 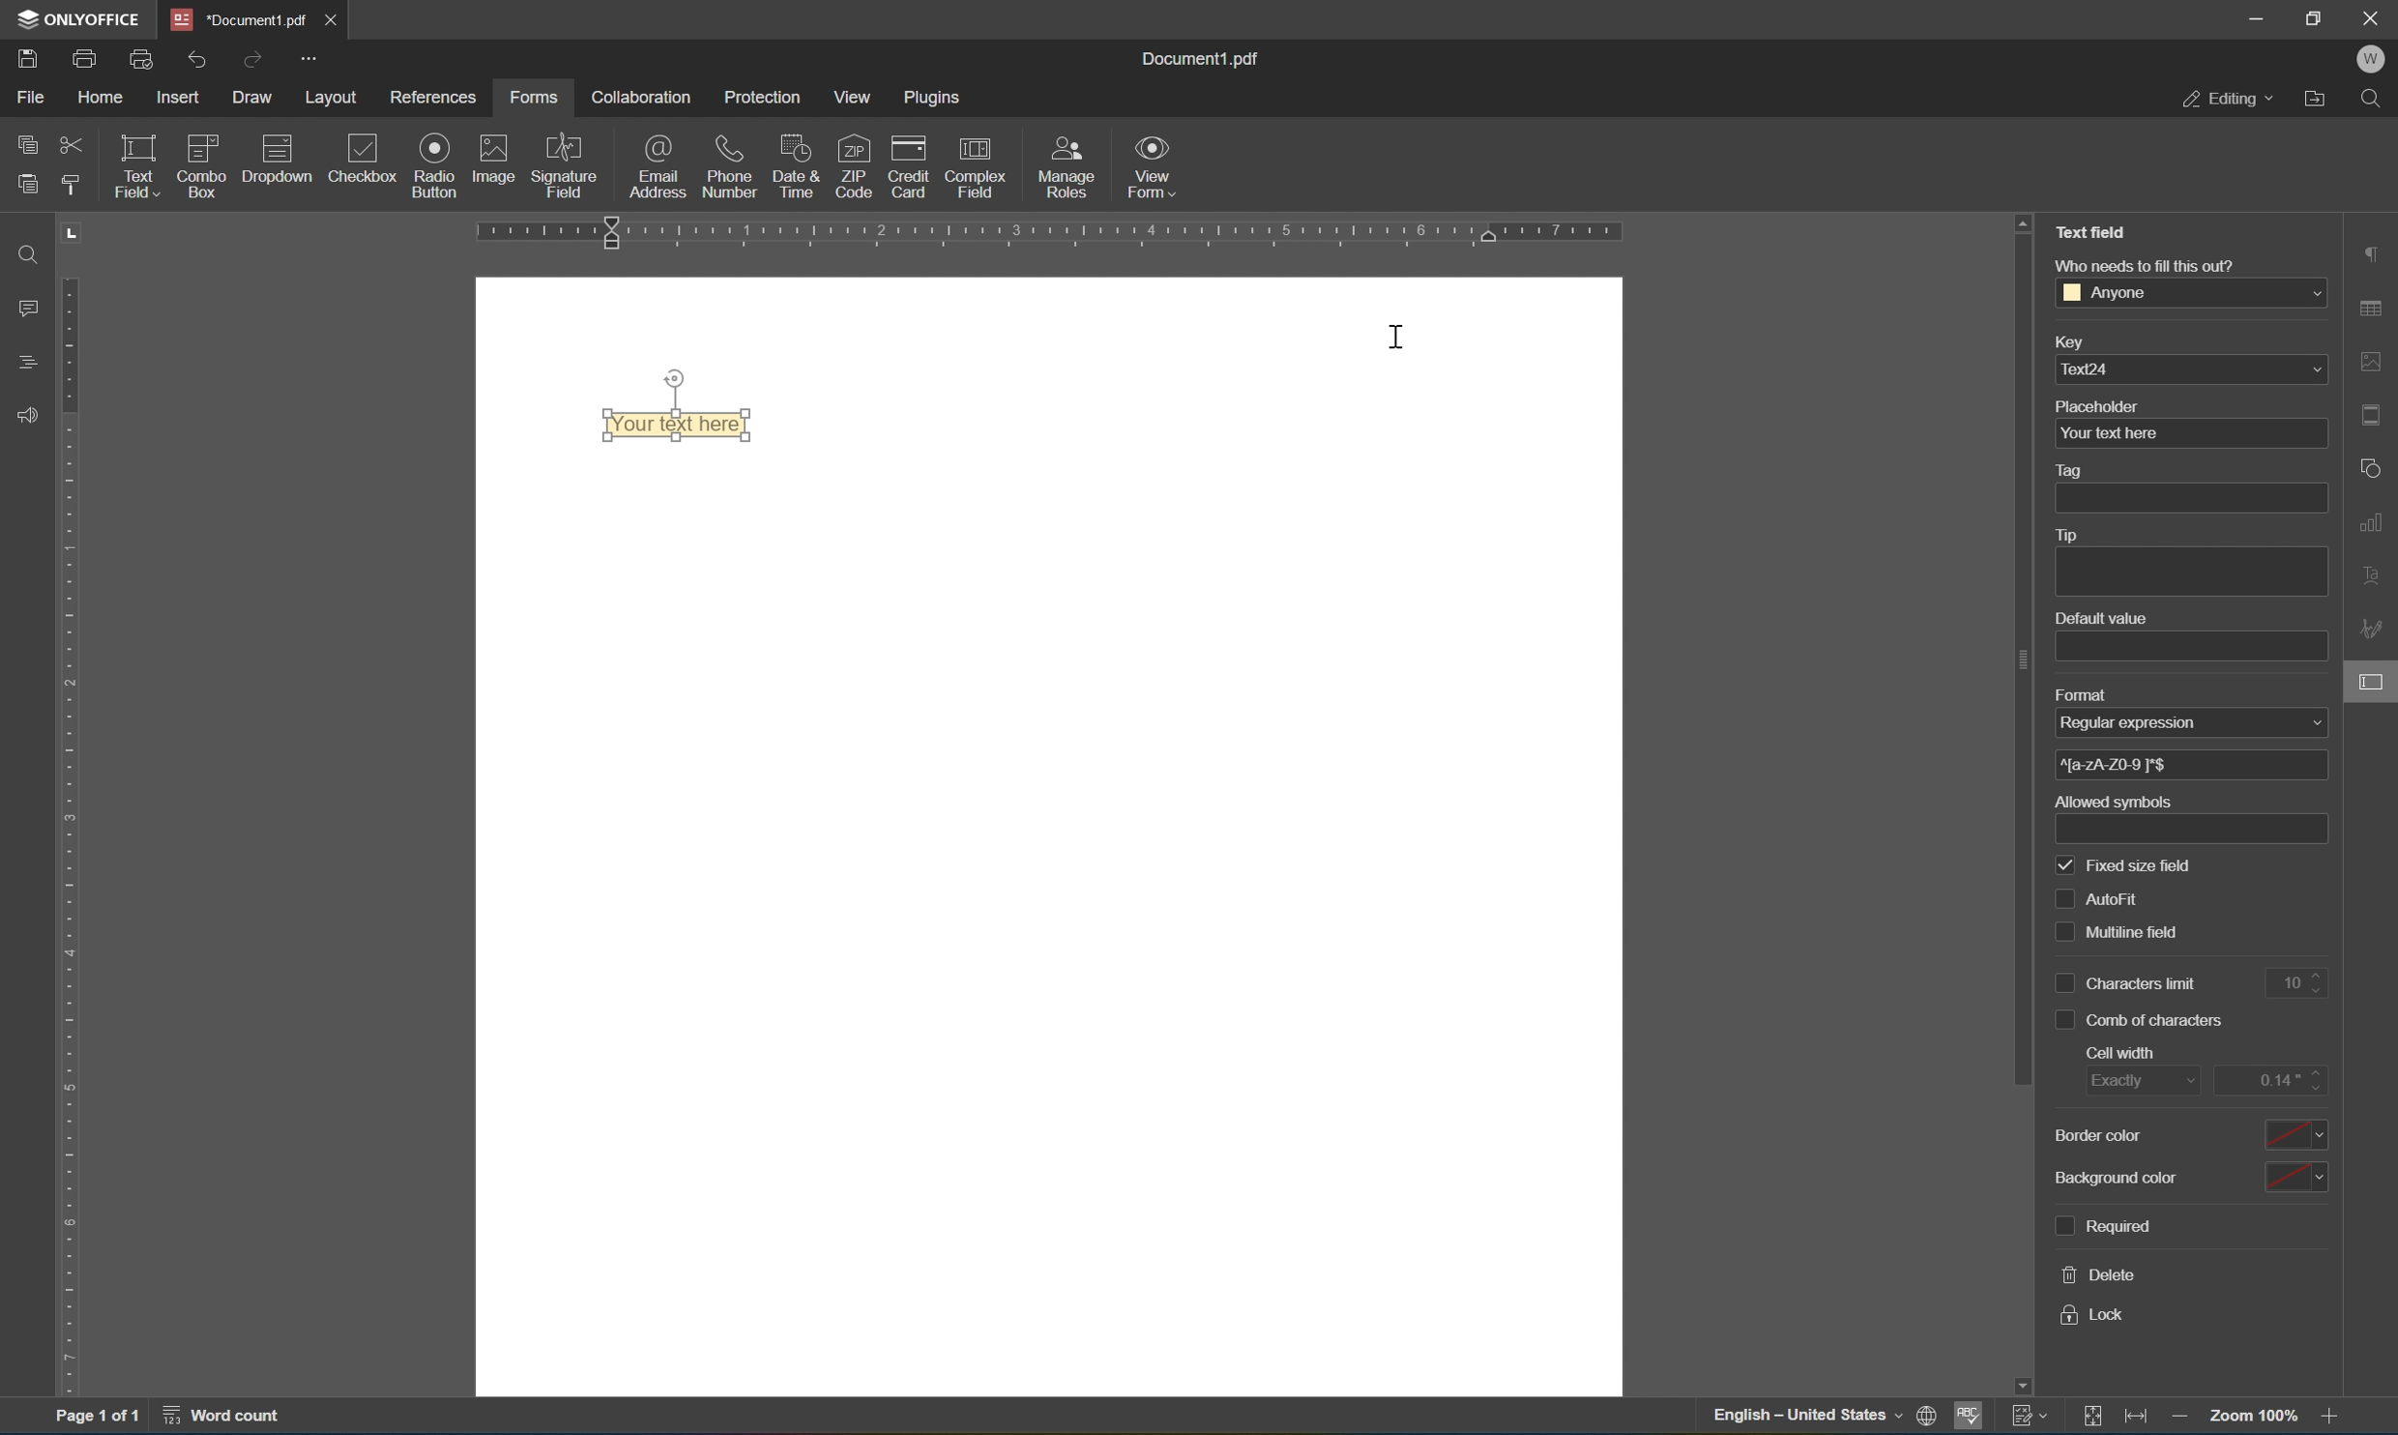 What do you see at coordinates (254, 97) in the screenshot?
I see `draw` at bounding box center [254, 97].